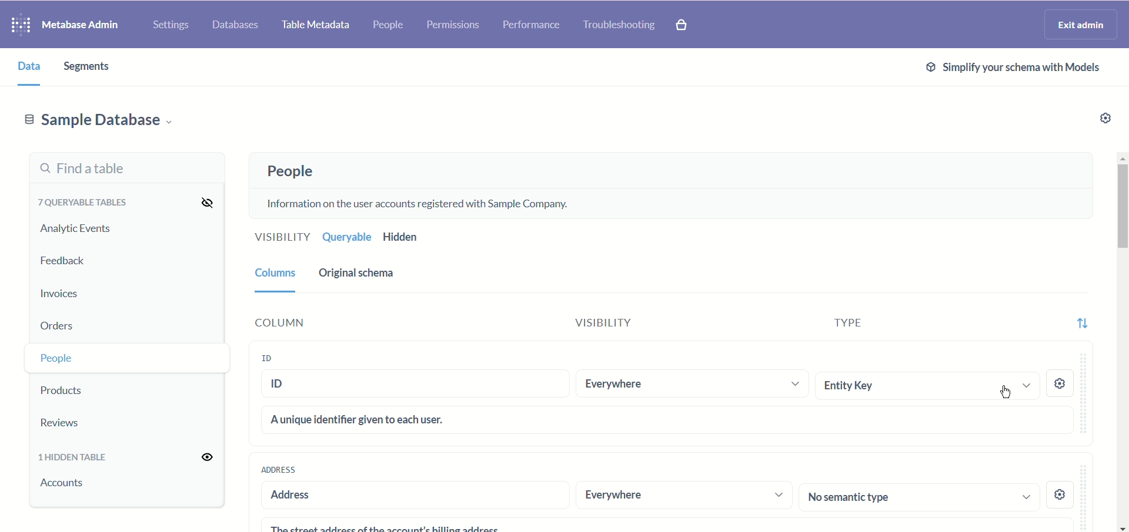 The height and width of the screenshot is (532, 1129). Describe the element at coordinates (1121, 342) in the screenshot. I see `vertical scroll bar` at that location.